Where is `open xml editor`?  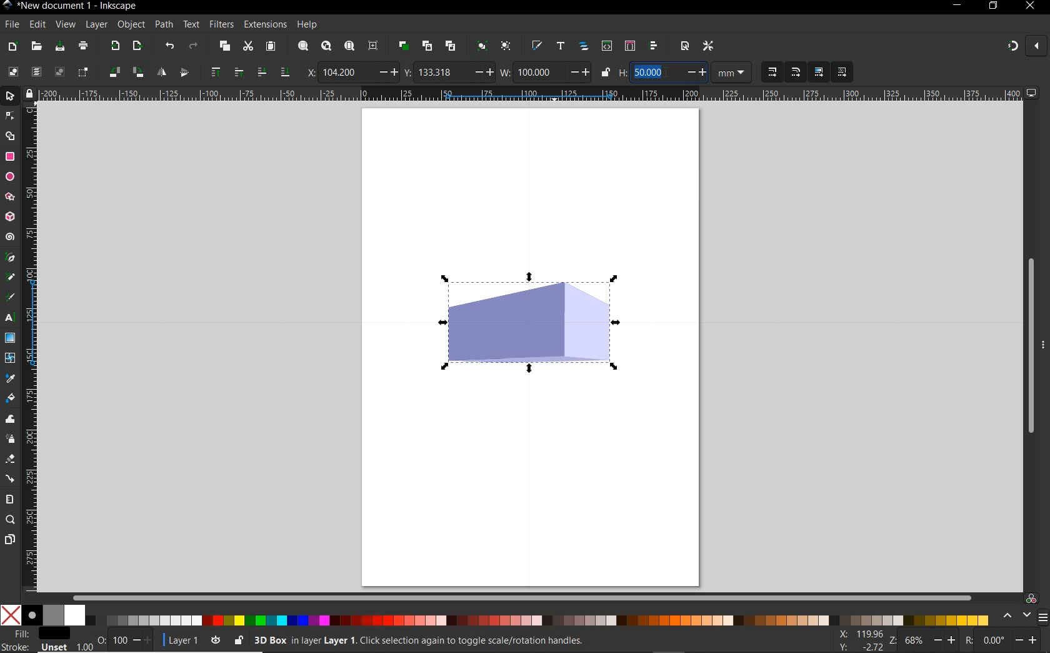
open xml editor is located at coordinates (606, 46).